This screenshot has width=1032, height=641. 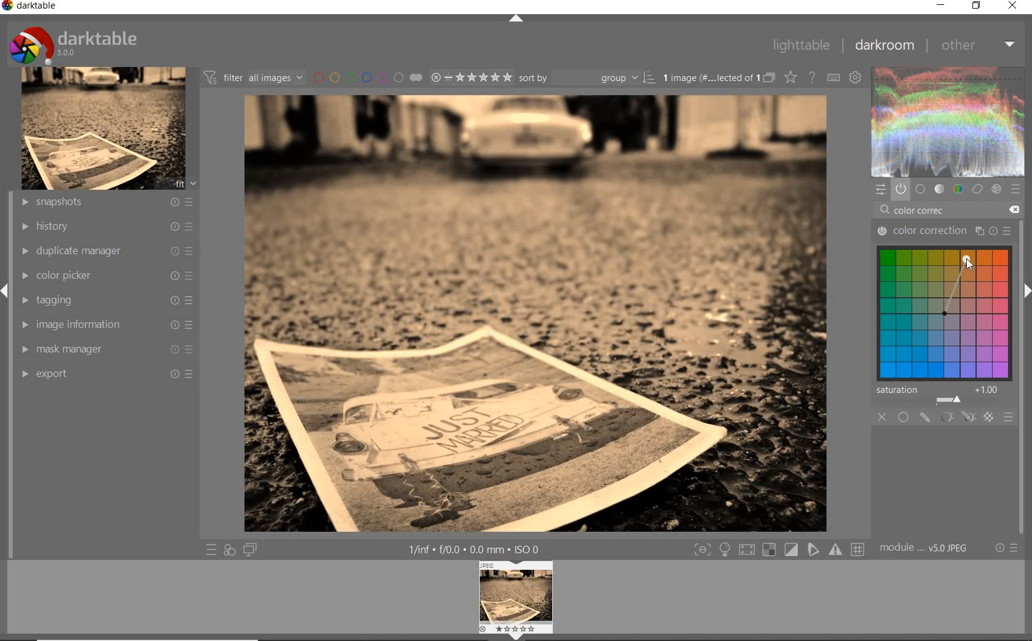 I want to click on filter images , so click(x=254, y=77).